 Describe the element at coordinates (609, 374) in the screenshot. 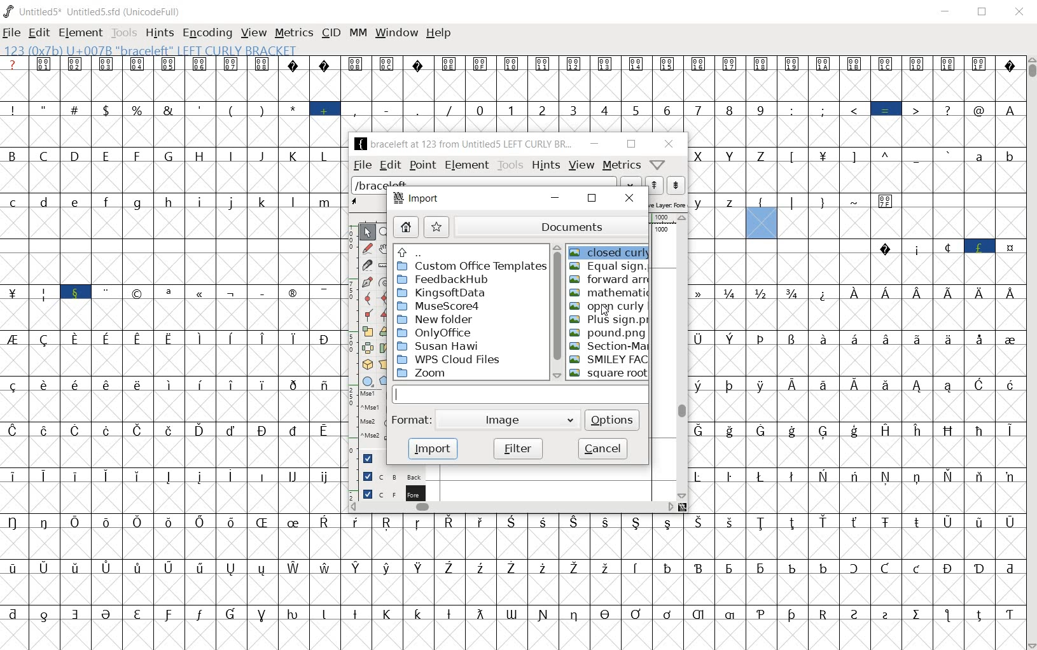

I see `square root` at that location.